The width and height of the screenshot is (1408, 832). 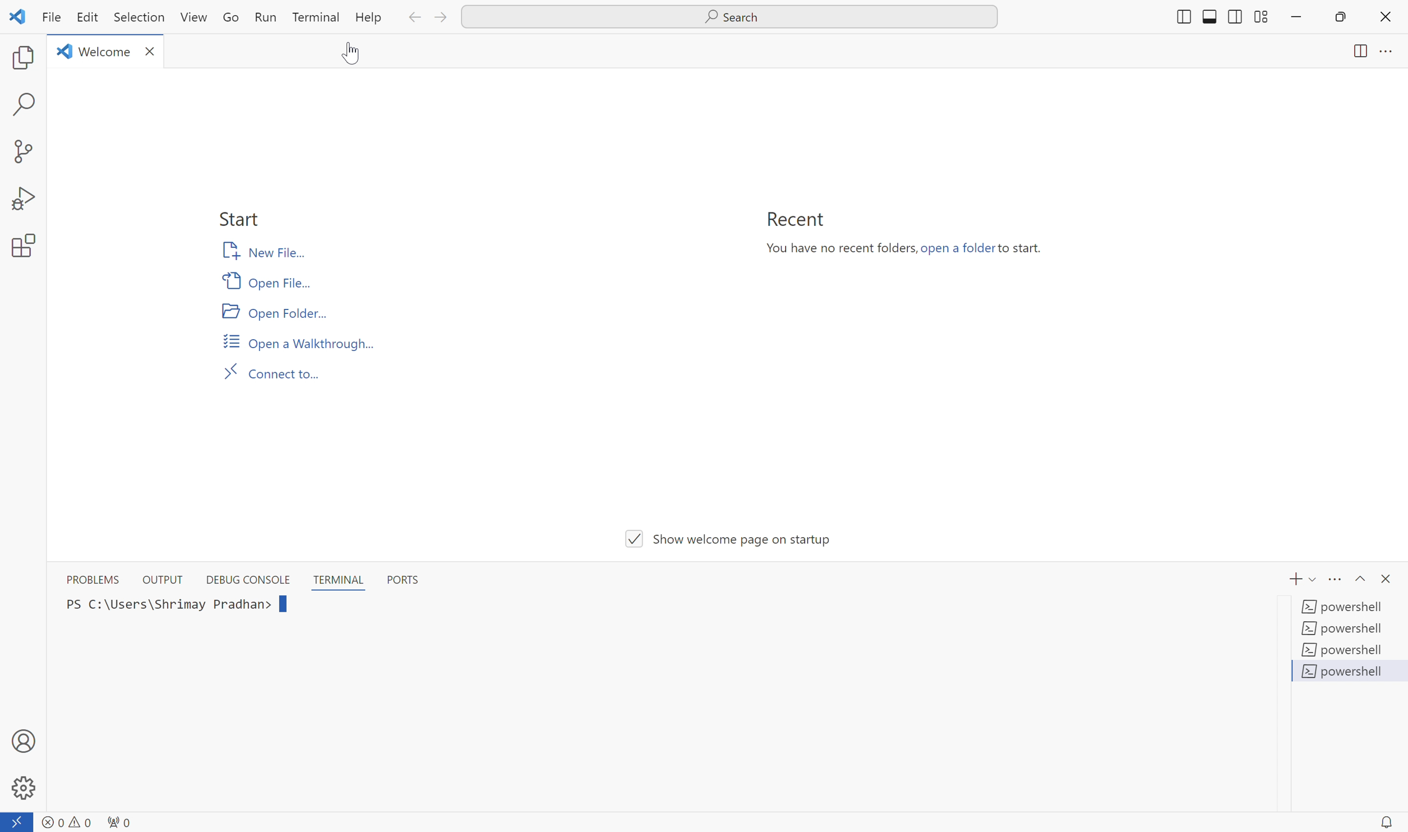 I want to click on V/| Show welcome page on startup, so click(x=735, y=536).